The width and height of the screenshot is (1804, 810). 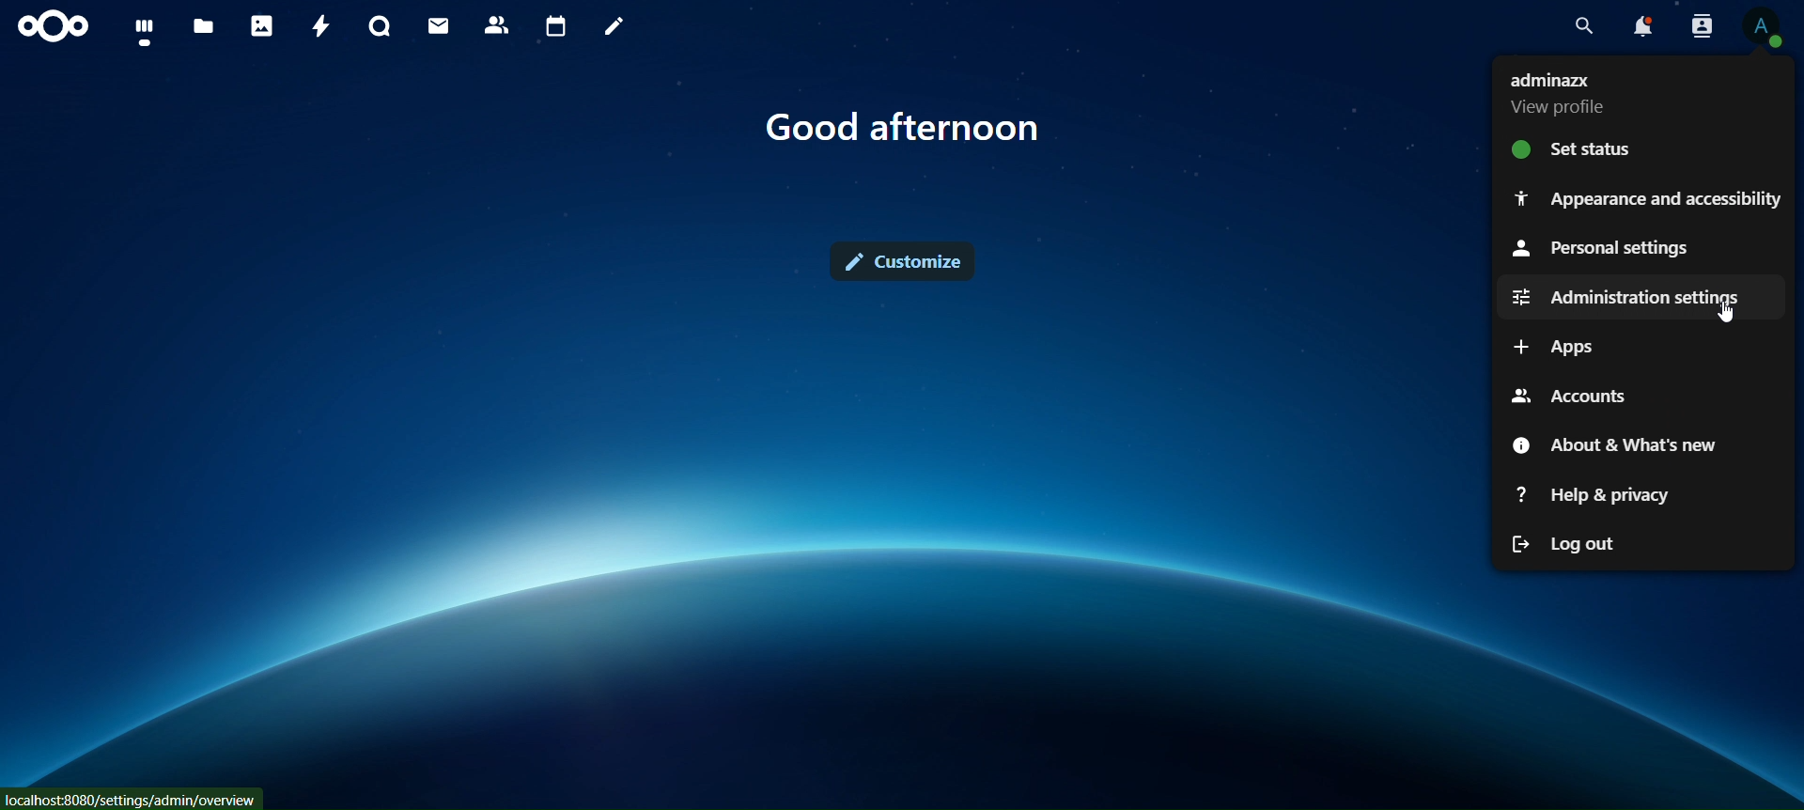 I want to click on photos, so click(x=263, y=26).